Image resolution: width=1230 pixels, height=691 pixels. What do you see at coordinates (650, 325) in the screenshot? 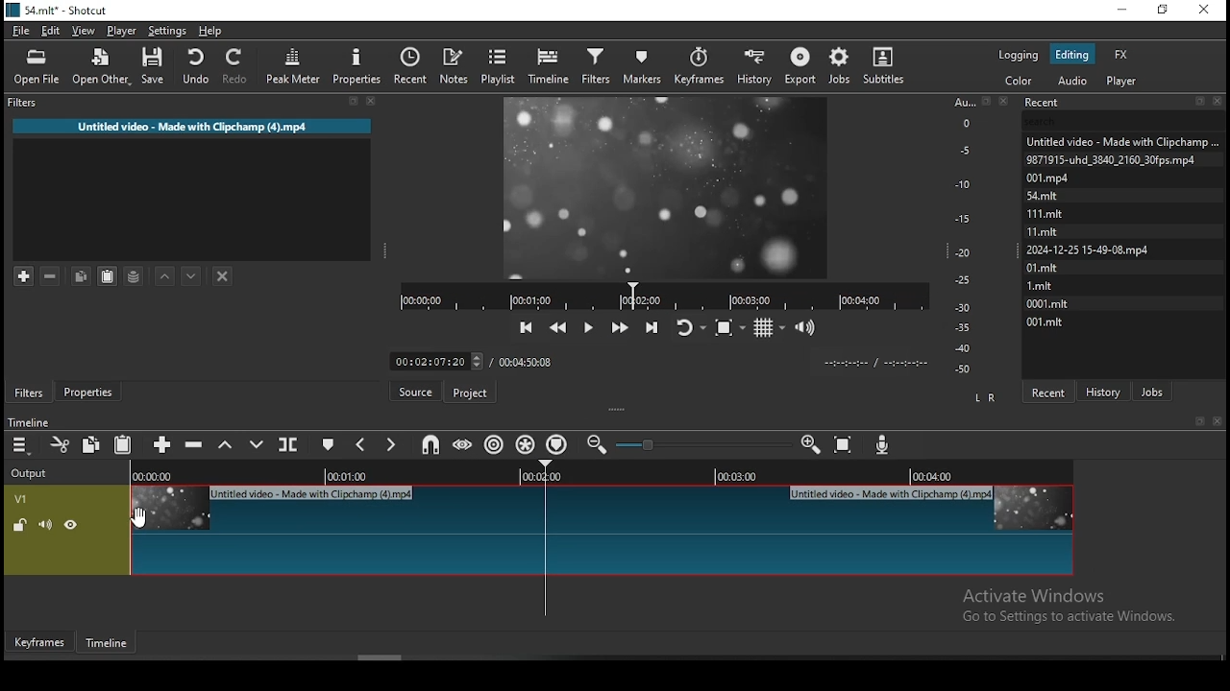
I see `skip to the next point` at bounding box center [650, 325].